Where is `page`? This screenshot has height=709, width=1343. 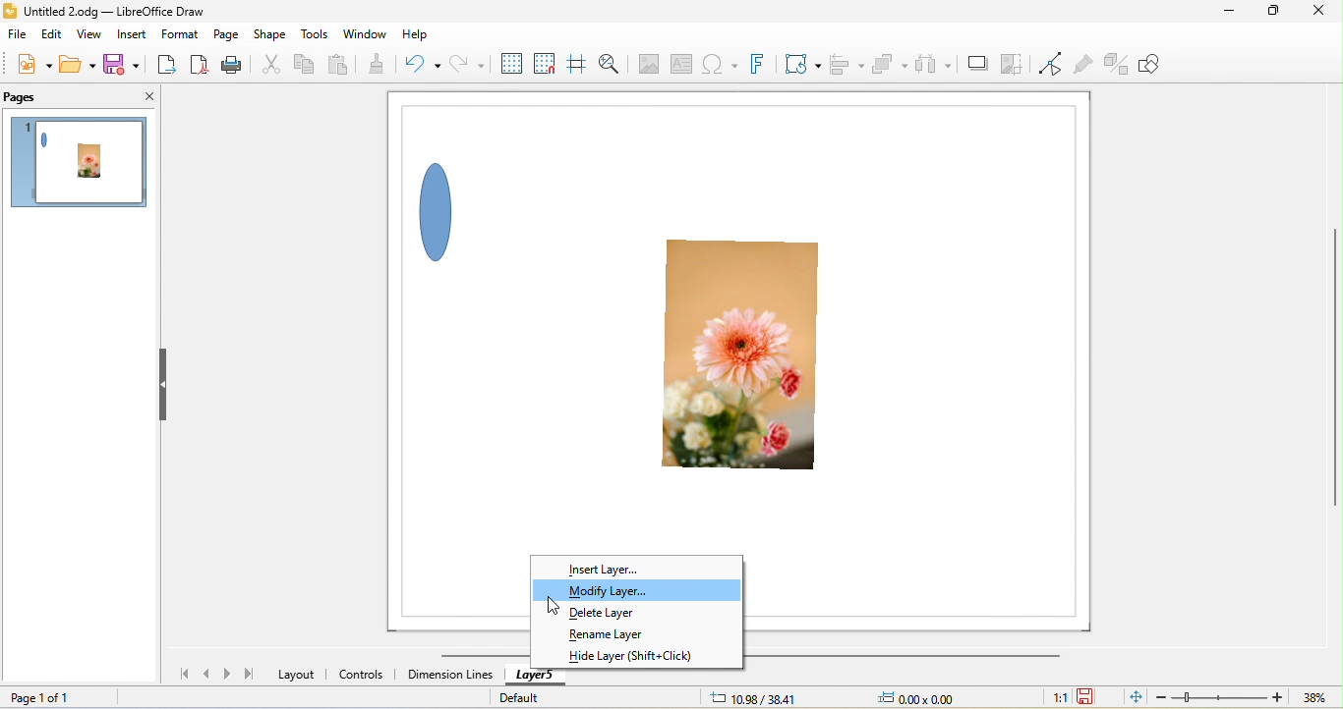
page is located at coordinates (229, 34).